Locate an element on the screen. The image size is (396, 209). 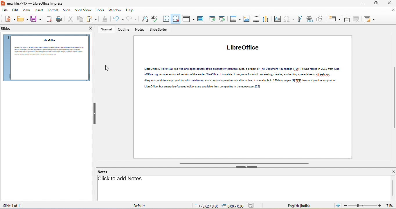
outline is located at coordinates (123, 30).